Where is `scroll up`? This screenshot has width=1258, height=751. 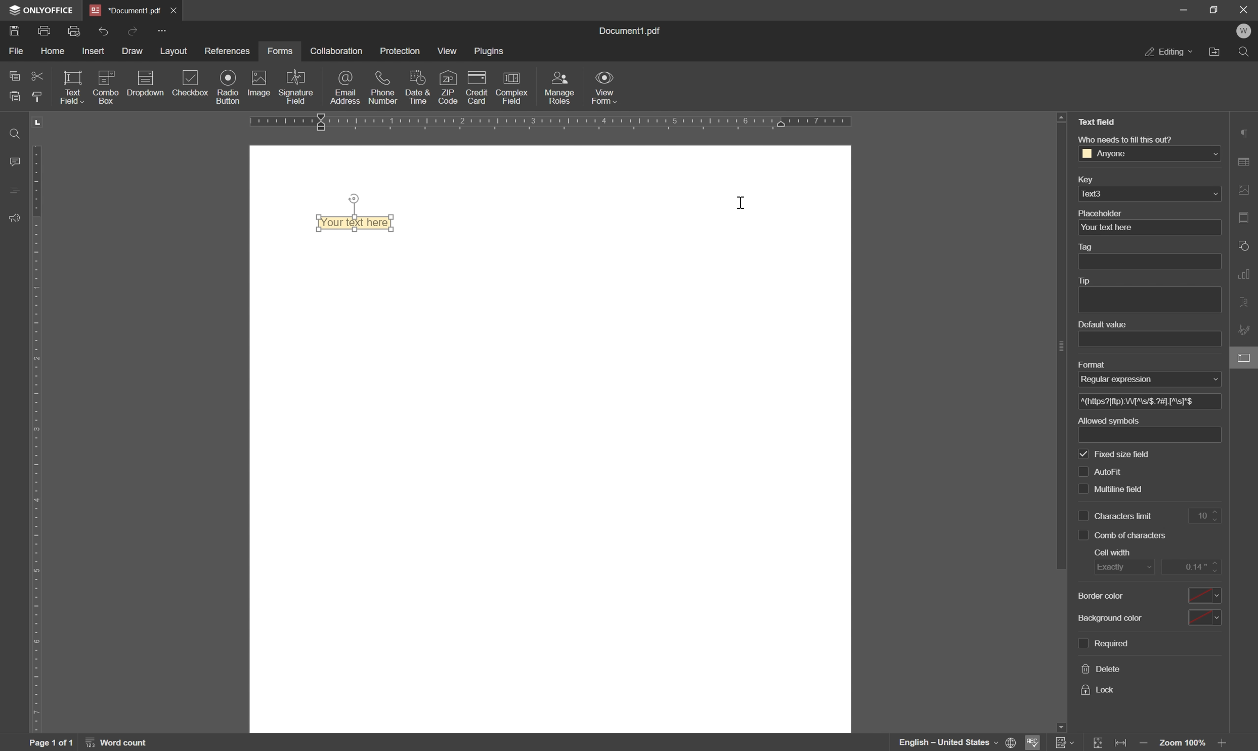 scroll up is located at coordinates (1062, 117).